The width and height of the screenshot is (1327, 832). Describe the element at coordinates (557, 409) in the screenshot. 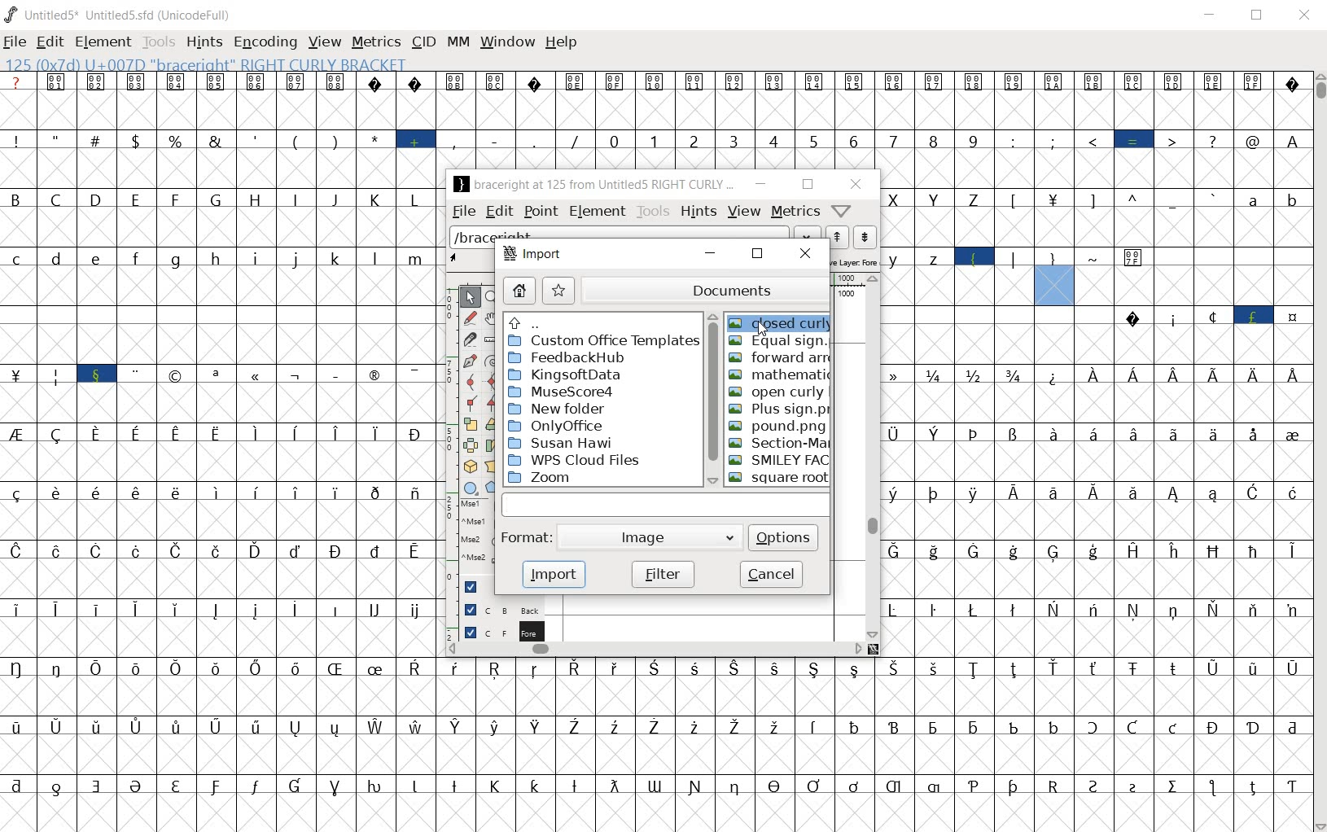

I see `New Folder` at that location.